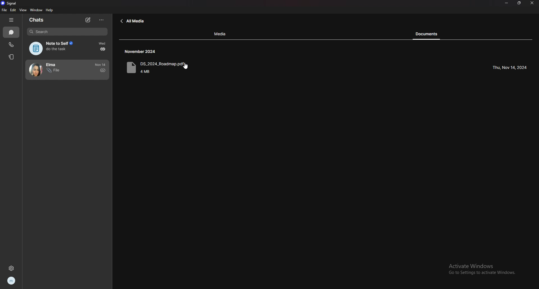 This screenshot has height=289, width=539. What do you see at coordinates (23, 10) in the screenshot?
I see `view` at bounding box center [23, 10].